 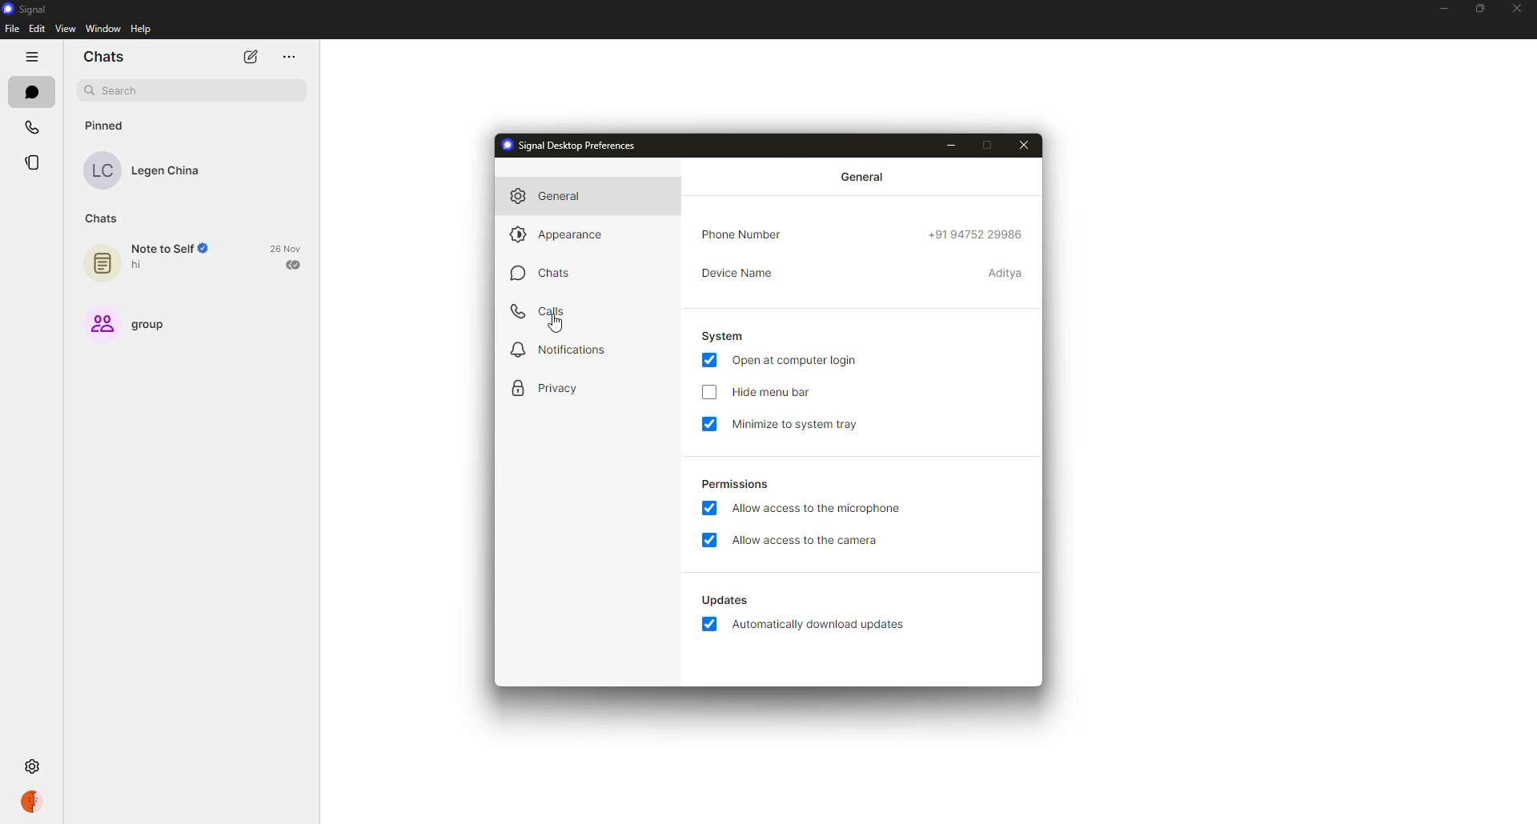 What do you see at coordinates (773, 393) in the screenshot?
I see `hide menu bar` at bounding box center [773, 393].